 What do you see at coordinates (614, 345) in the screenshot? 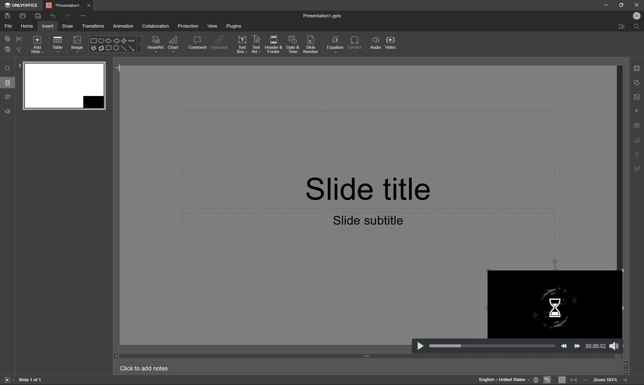
I see `sound` at bounding box center [614, 345].